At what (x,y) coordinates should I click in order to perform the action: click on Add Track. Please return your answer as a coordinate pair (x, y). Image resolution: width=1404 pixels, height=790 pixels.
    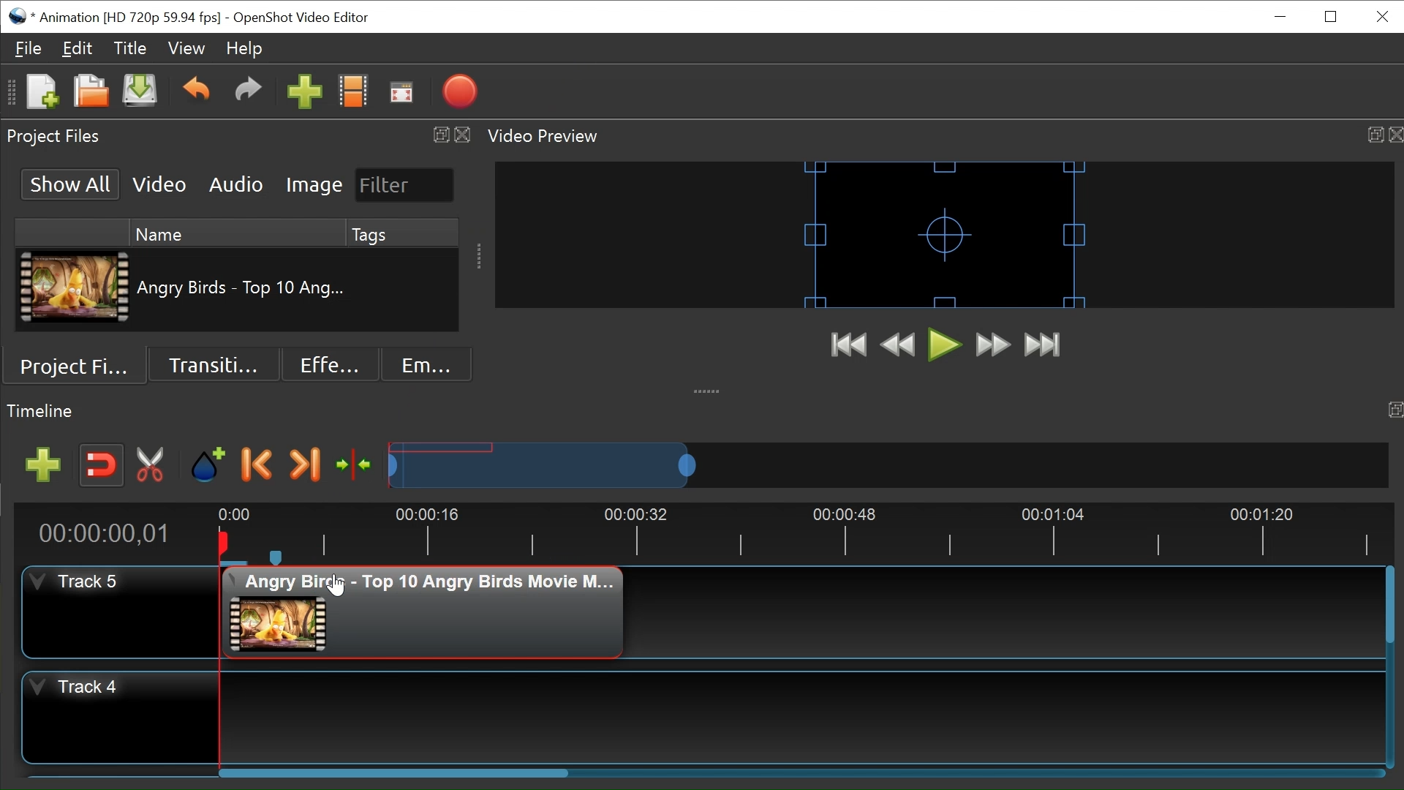
    Looking at the image, I should click on (43, 464).